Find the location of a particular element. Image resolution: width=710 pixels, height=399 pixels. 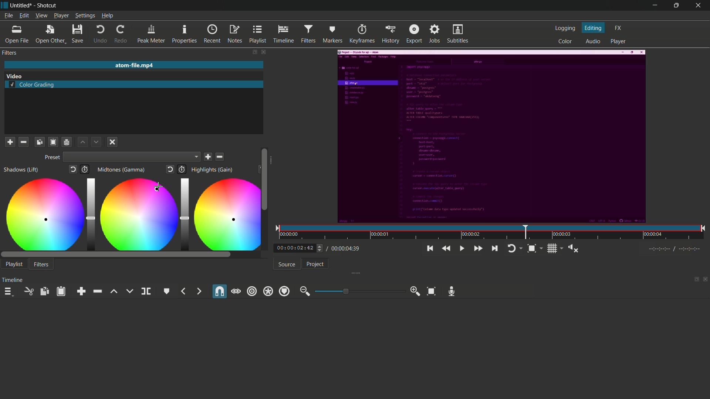

total time is located at coordinates (344, 248).